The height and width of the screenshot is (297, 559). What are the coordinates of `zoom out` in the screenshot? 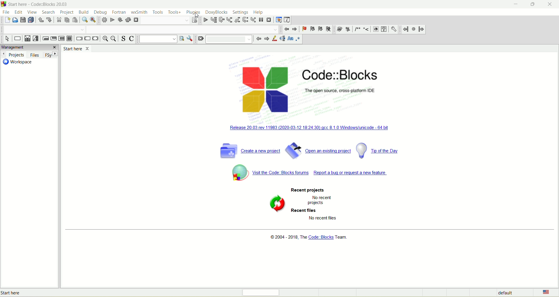 It's located at (114, 39).